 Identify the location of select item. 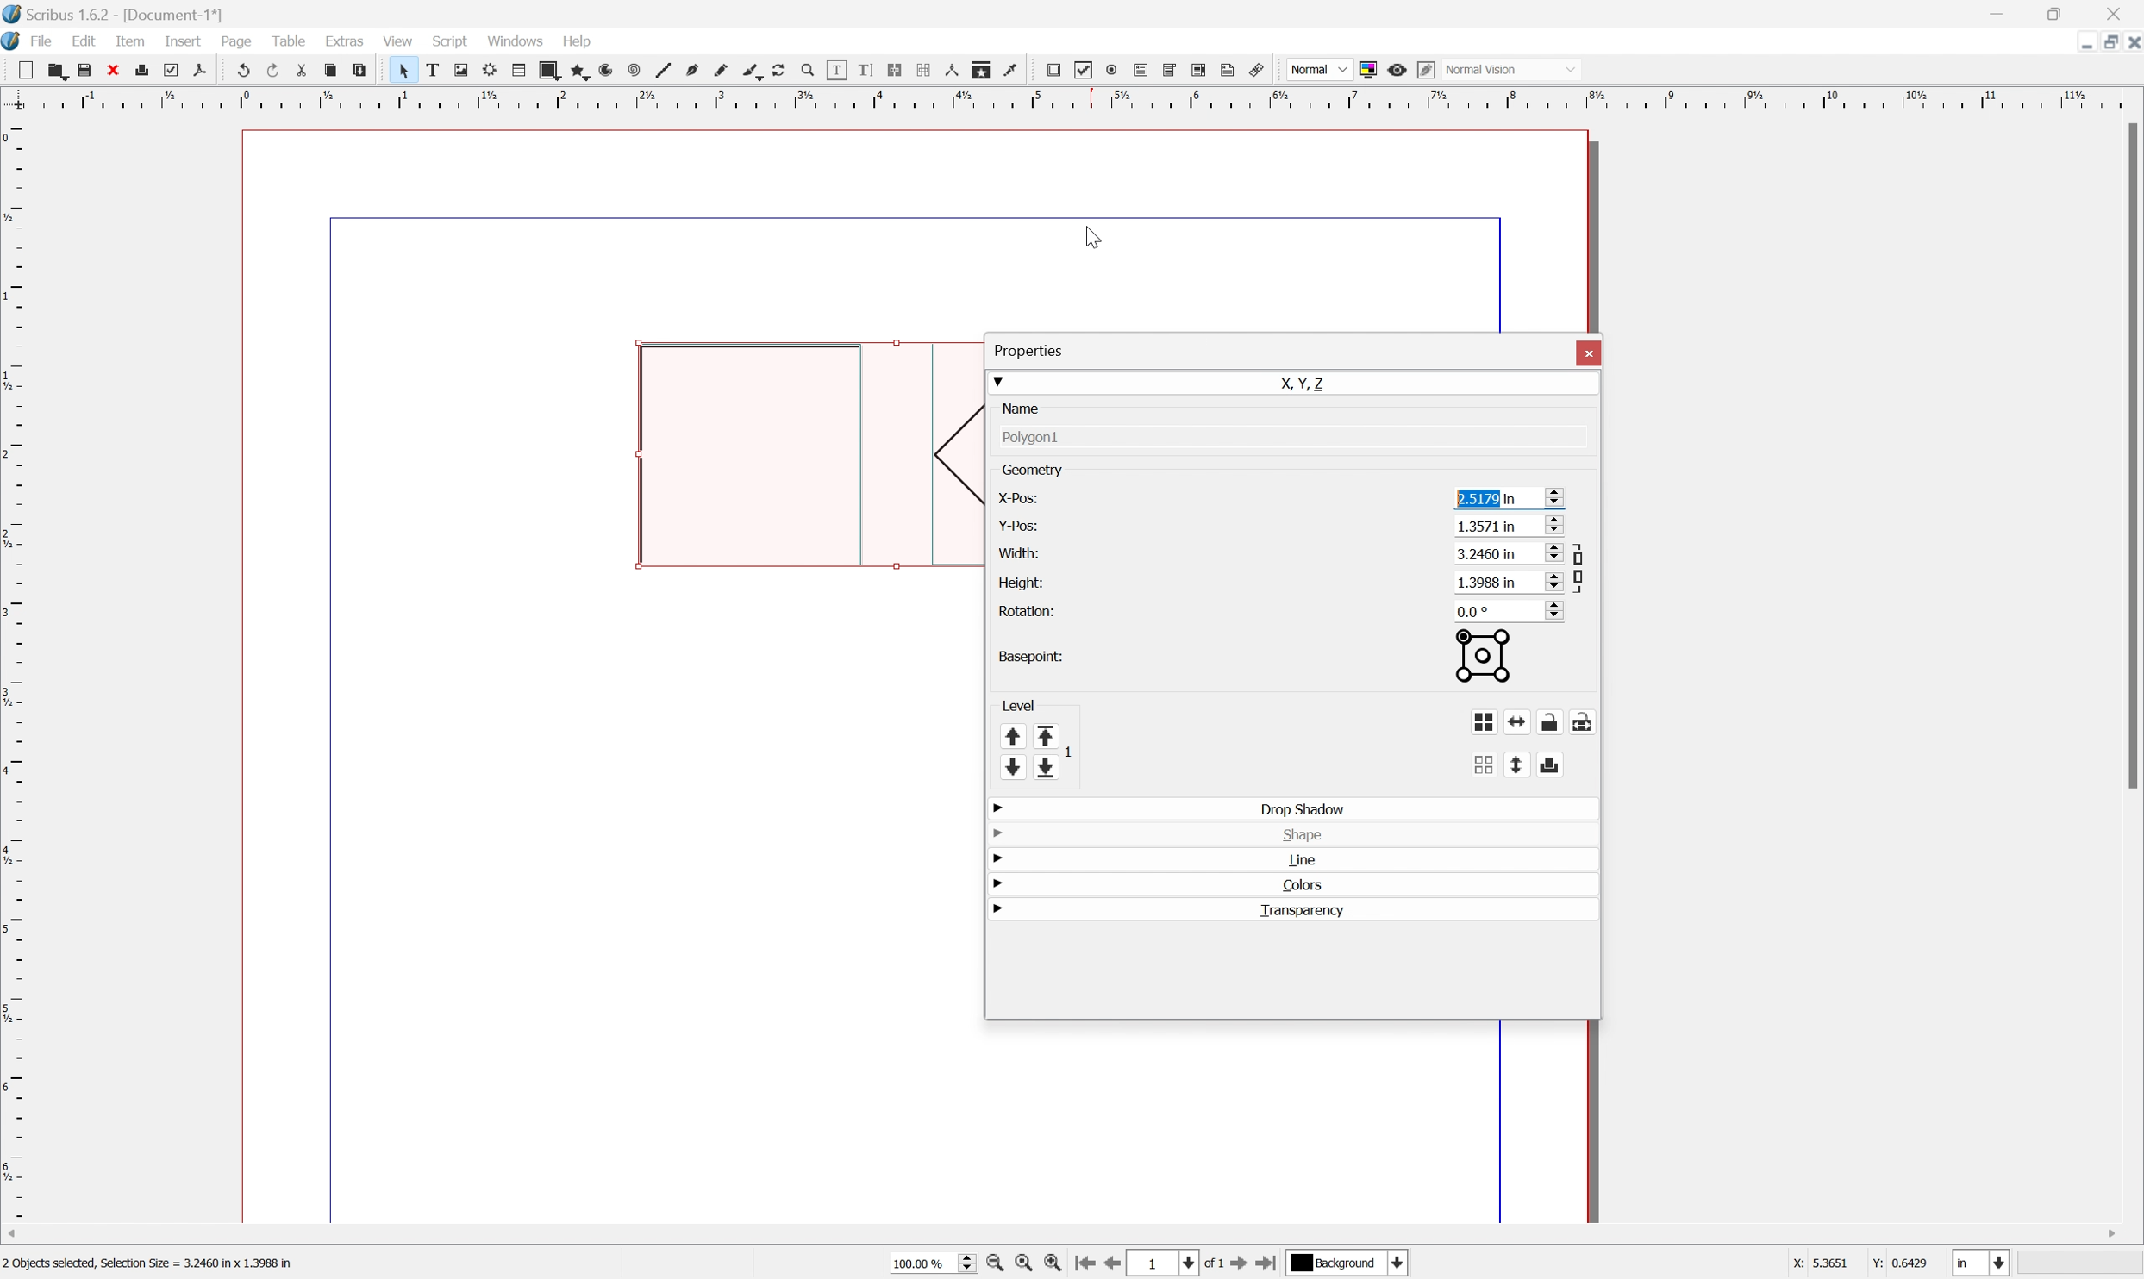
(398, 71).